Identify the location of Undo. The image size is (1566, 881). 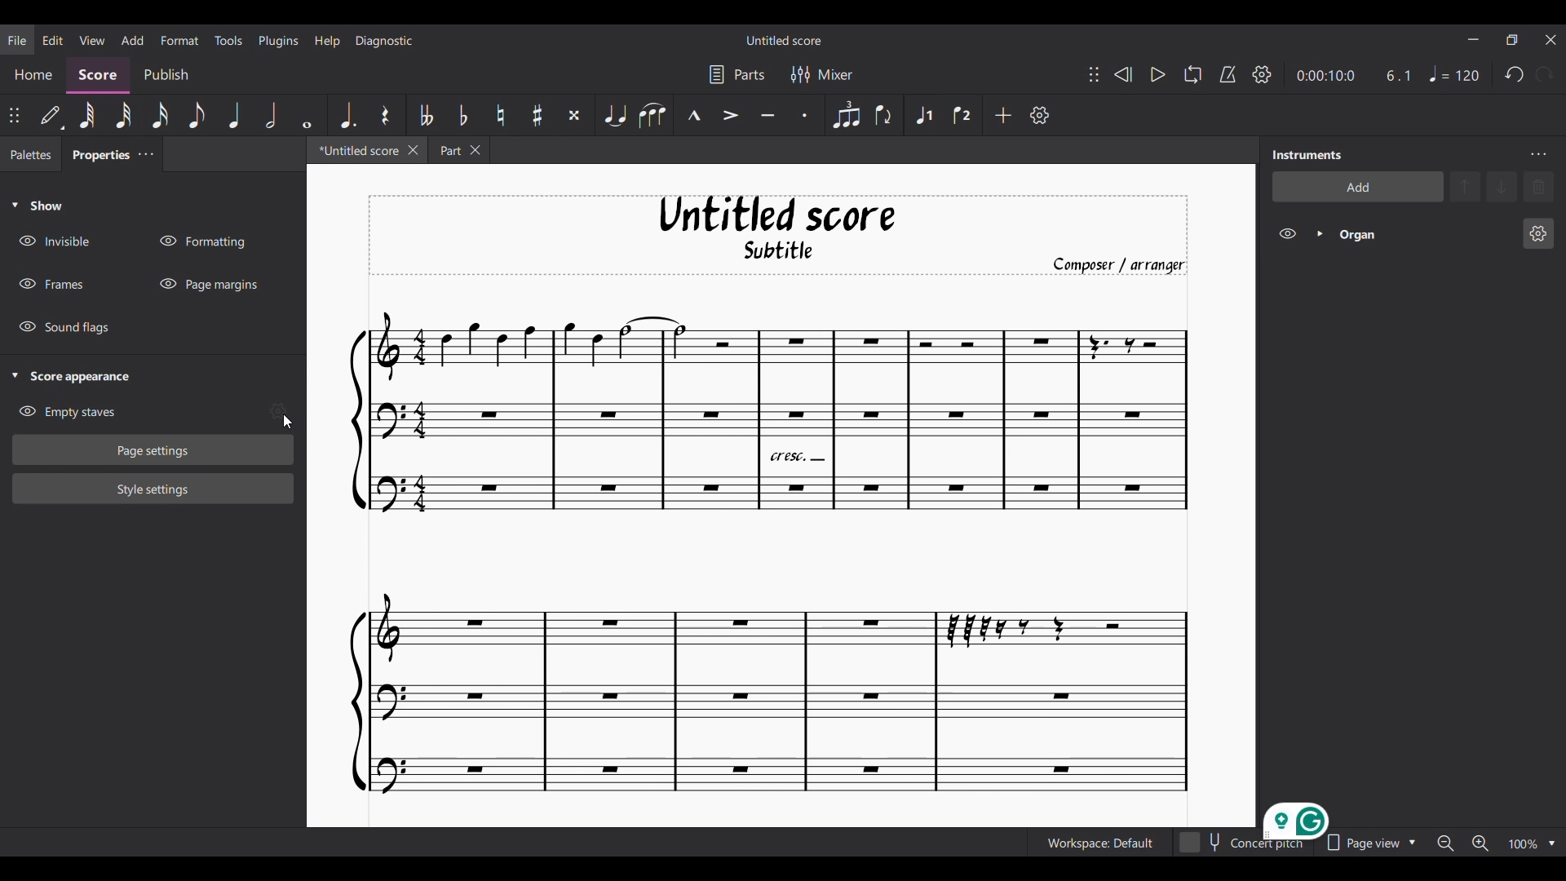
(1514, 74).